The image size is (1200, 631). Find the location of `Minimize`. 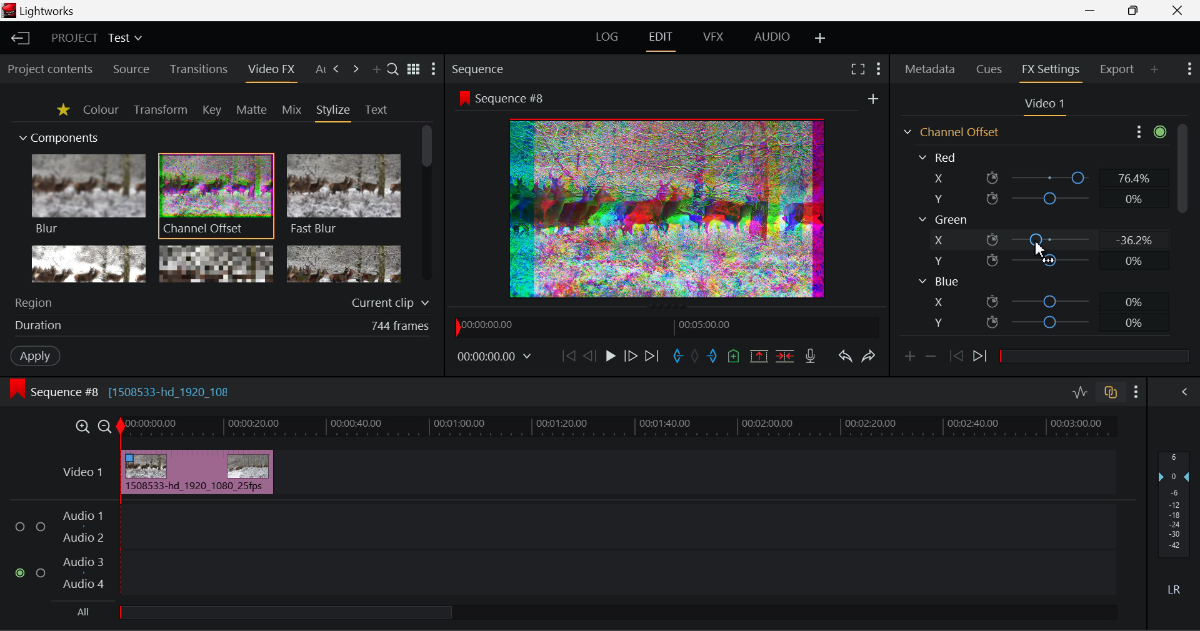

Minimize is located at coordinates (1136, 11).